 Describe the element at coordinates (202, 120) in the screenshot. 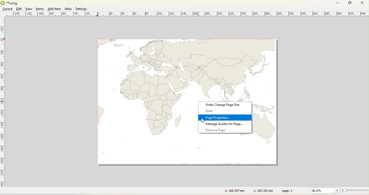

I see `cursor` at that location.